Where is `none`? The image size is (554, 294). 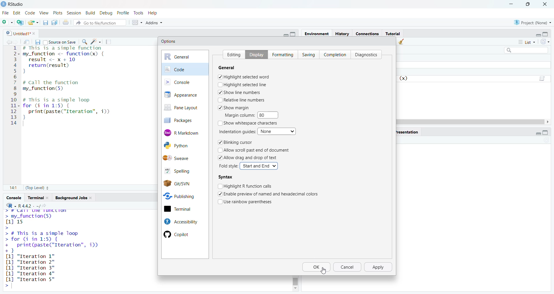
none is located at coordinates (278, 131).